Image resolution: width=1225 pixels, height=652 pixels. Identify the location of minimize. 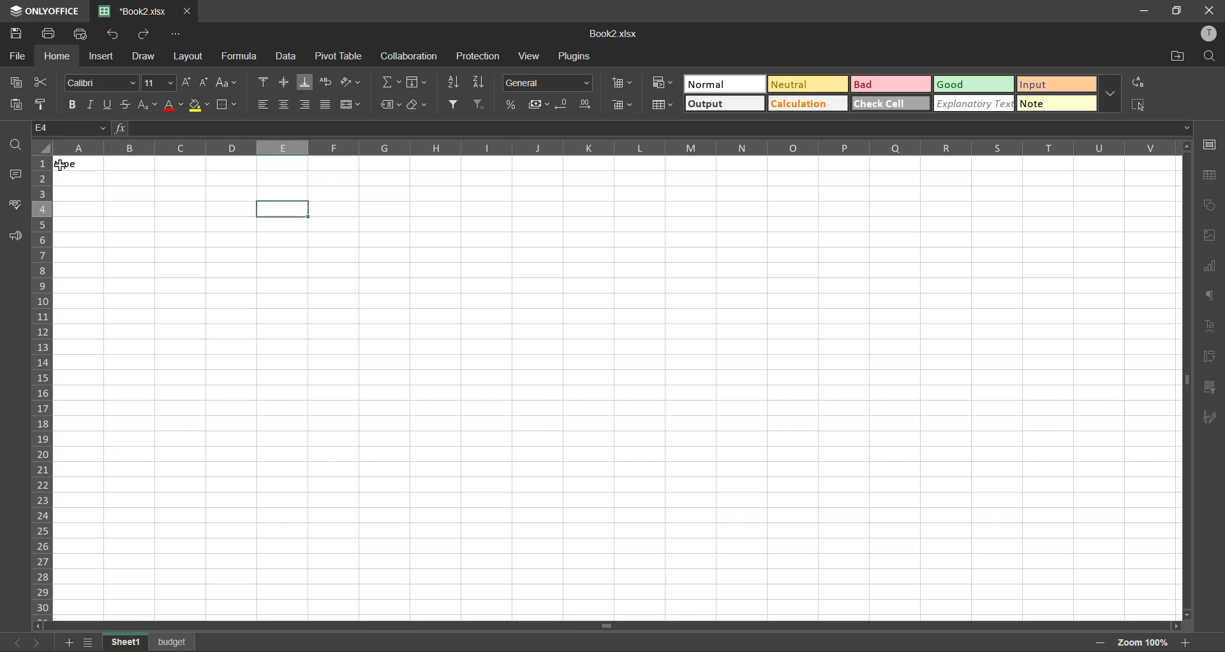
(1145, 10).